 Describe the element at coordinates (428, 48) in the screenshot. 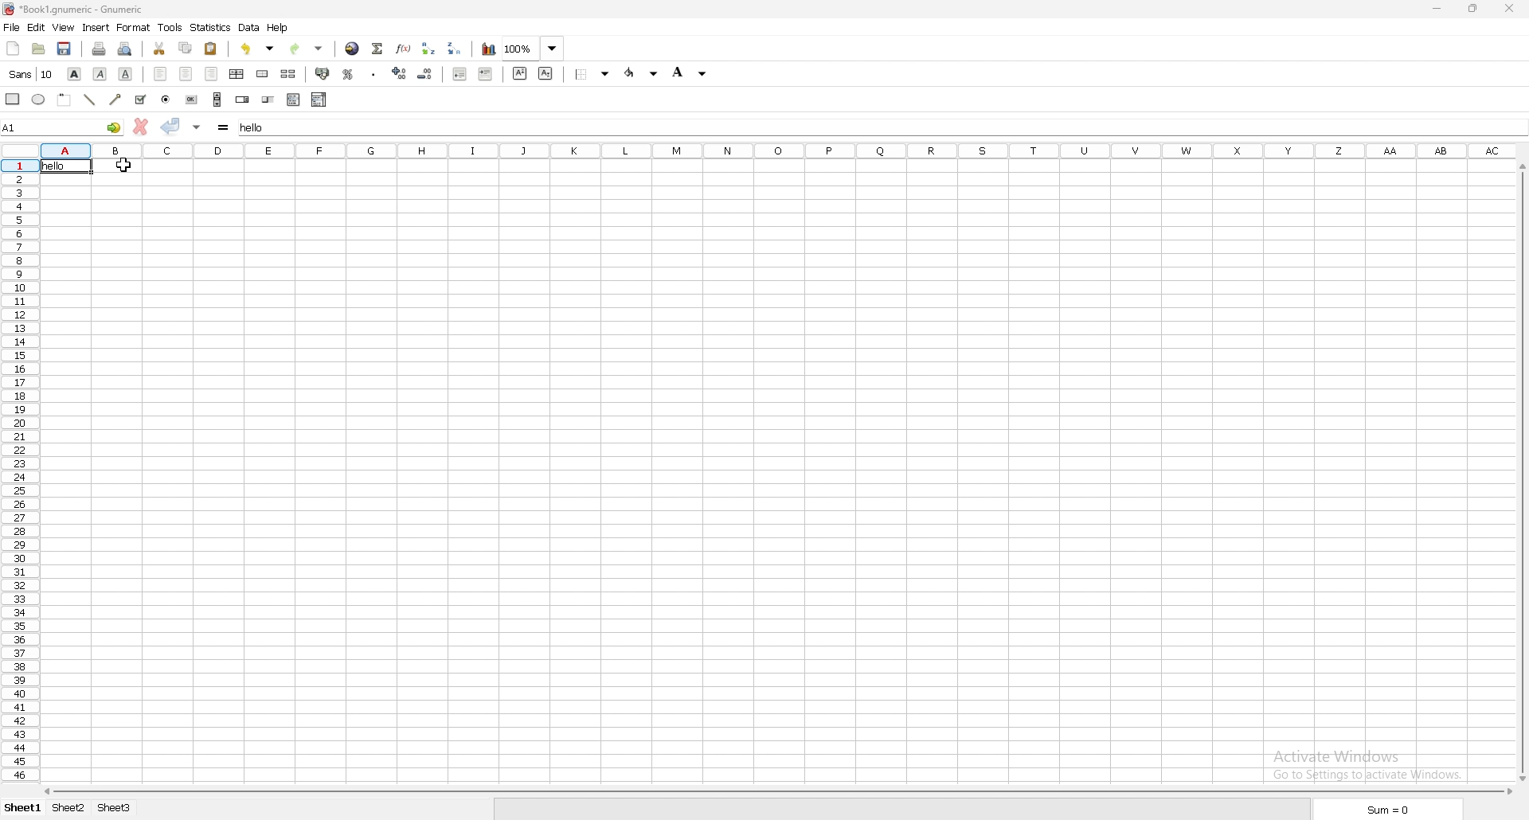

I see `sort ascending` at that location.